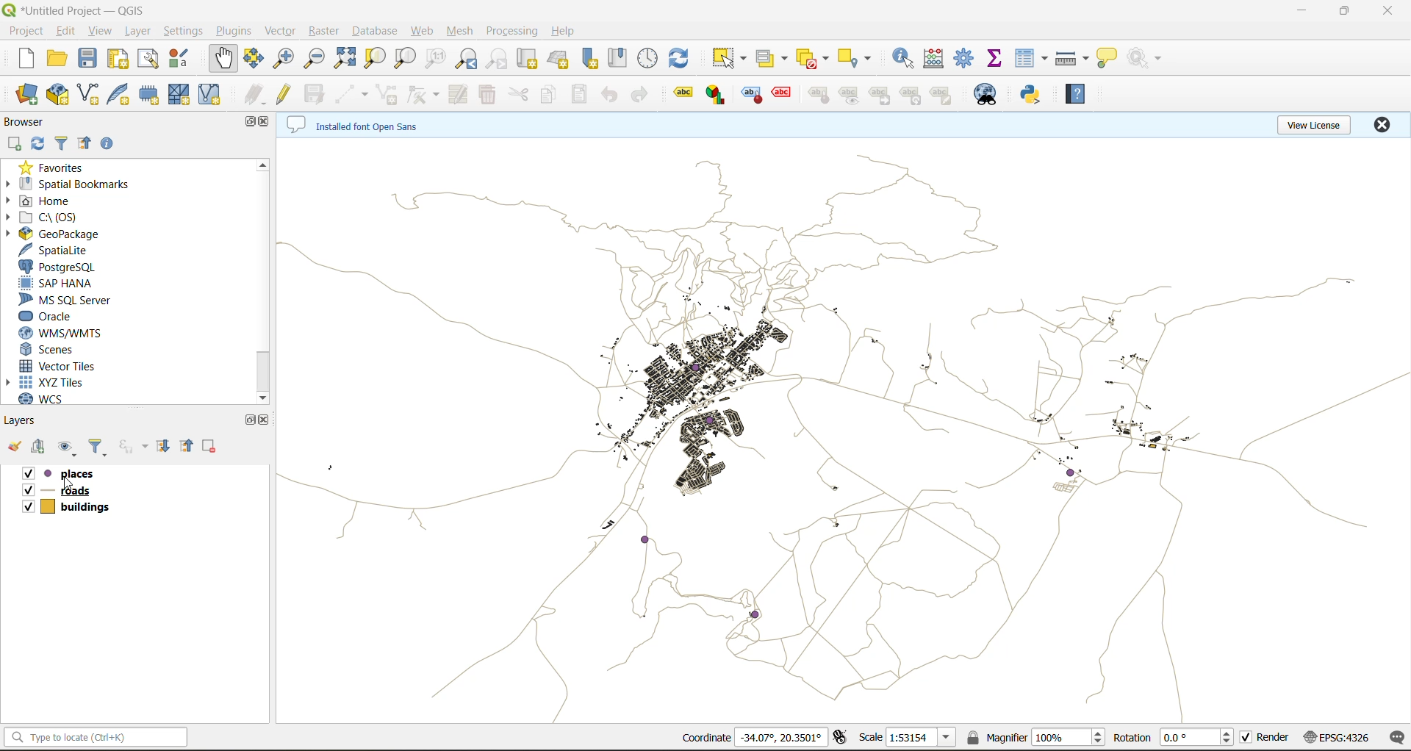 The height and width of the screenshot is (751, 1411). Describe the element at coordinates (37, 144) in the screenshot. I see `refresh` at that location.